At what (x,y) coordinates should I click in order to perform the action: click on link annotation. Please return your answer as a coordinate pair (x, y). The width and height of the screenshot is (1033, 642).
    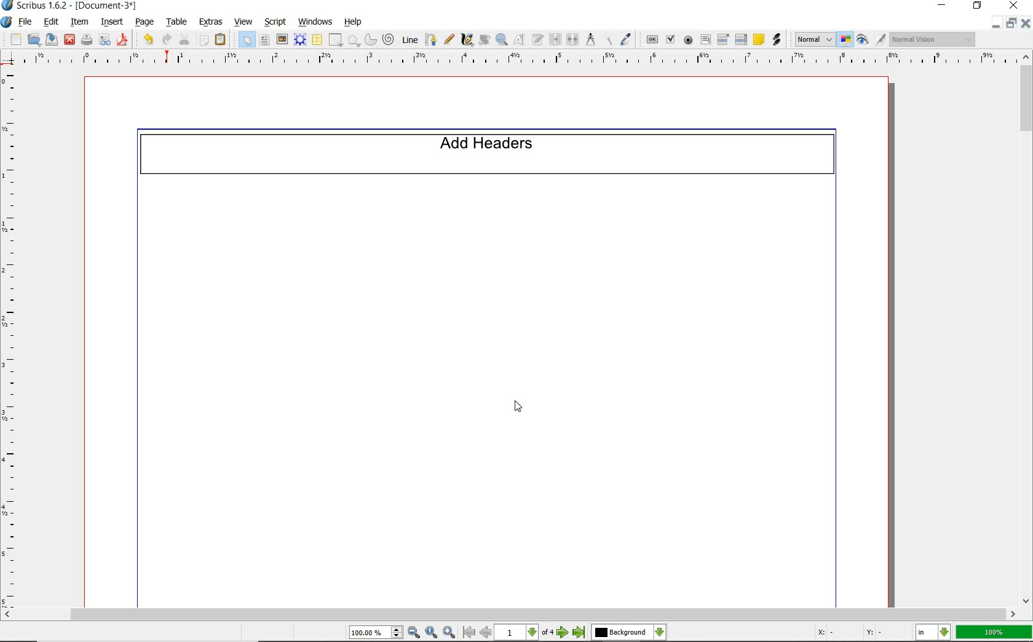
    Looking at the image, I should click on (777, 39).